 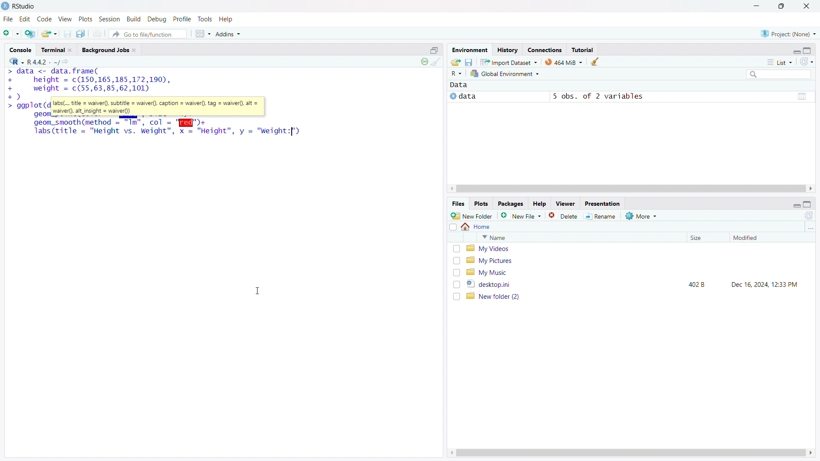 I want to click on tutorial, so click(x=583, y=50).